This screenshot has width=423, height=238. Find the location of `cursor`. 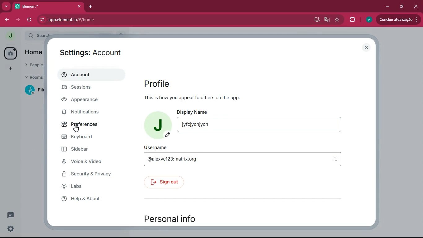

cursor is located at coordinates (76, 129).